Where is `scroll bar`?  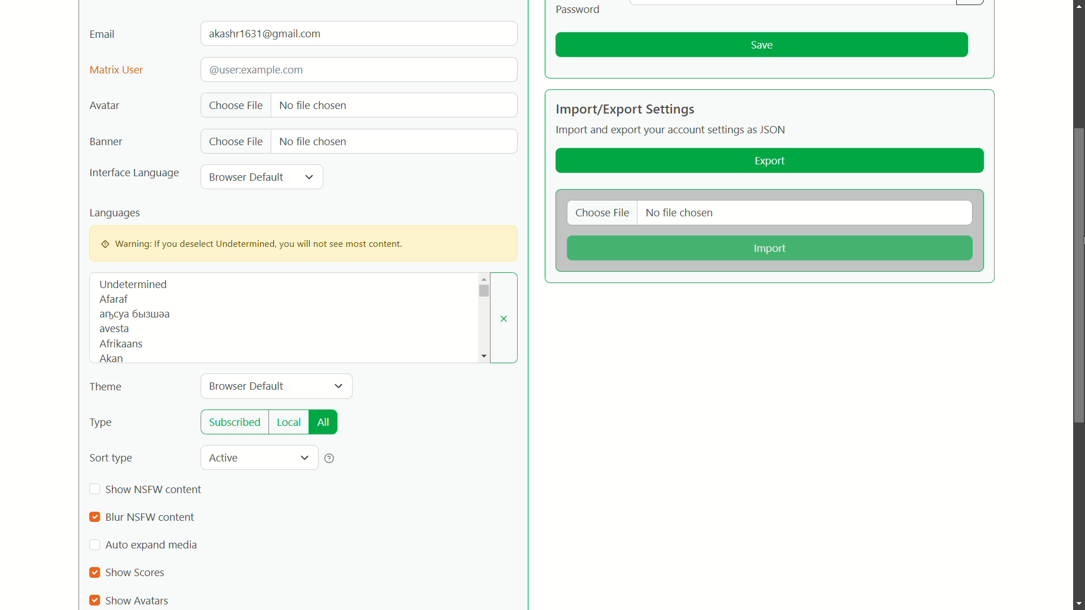
scroll bar is located at coordinates (1074, 70).